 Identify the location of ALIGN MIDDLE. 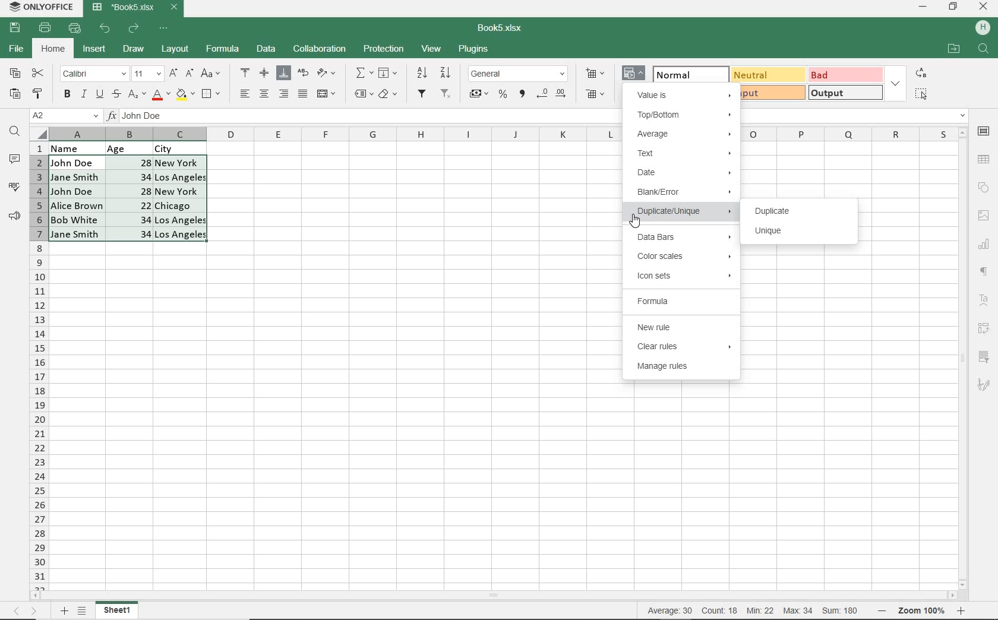
(264, 72).